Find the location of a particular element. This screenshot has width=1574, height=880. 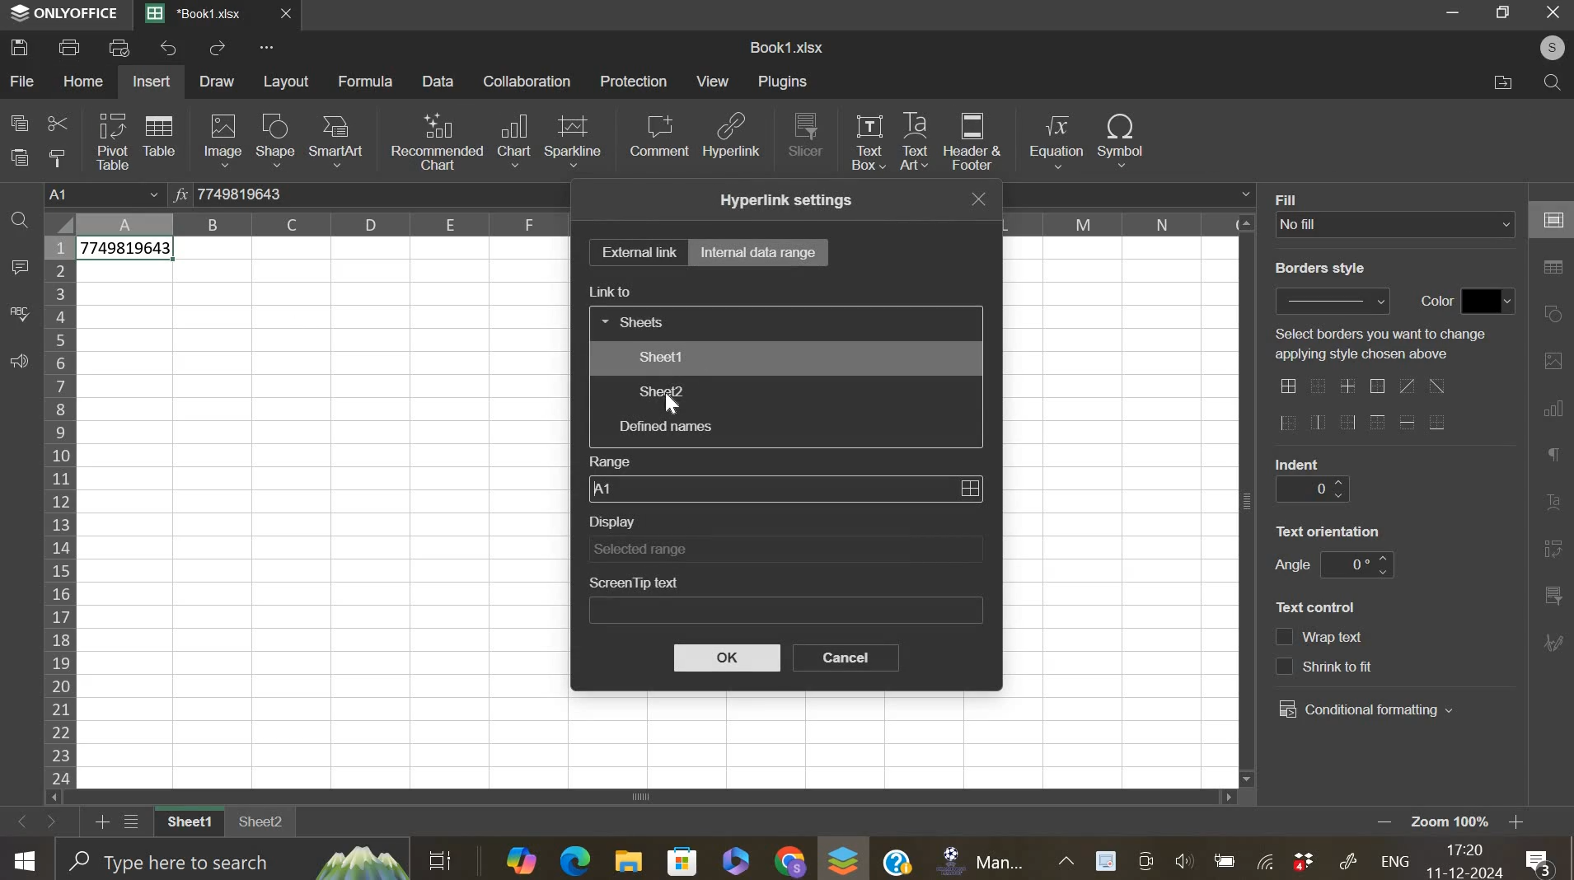

list sheets is located at coordinates (136, 823).